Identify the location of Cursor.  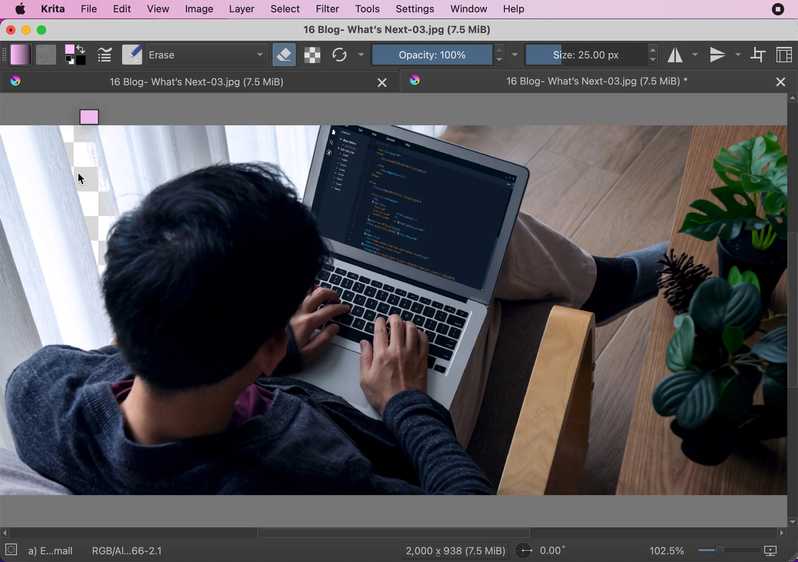
(83, 180).